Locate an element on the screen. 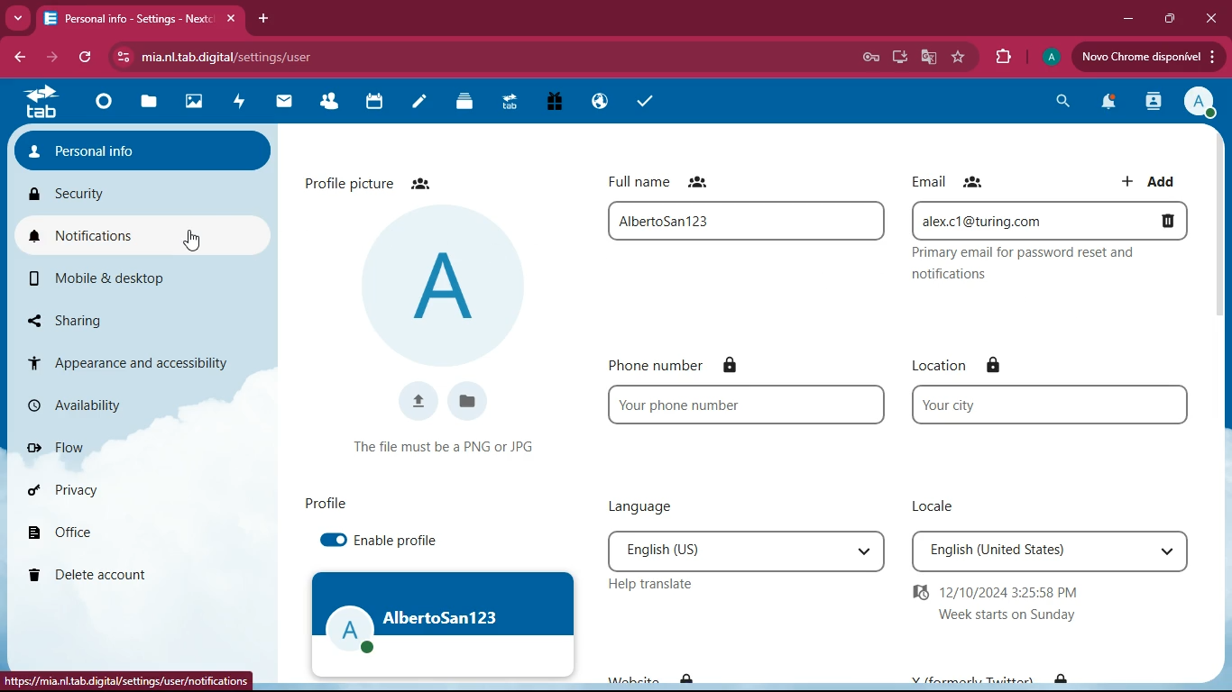 The width and height of the screenshot is (1232, 692). scroll bar is located at coordinates (1220, 224).